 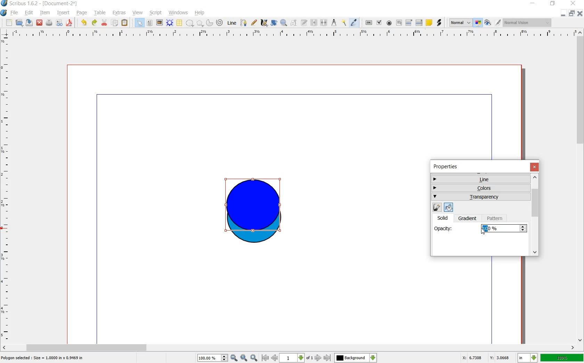 I want to click on zoom to, so click(x=244, y=358).